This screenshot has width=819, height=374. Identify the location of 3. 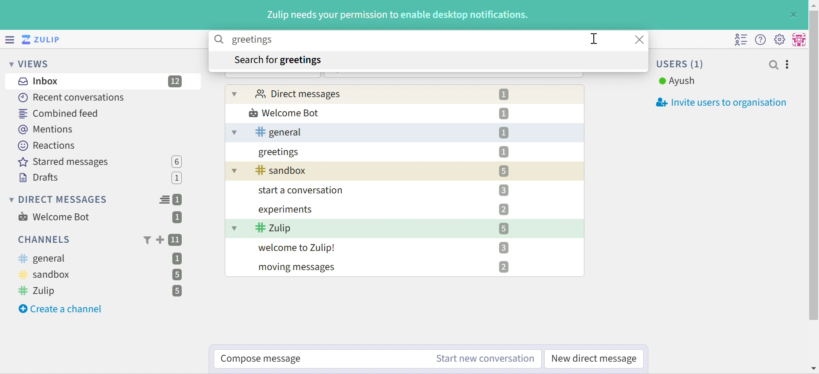
(503, 247).